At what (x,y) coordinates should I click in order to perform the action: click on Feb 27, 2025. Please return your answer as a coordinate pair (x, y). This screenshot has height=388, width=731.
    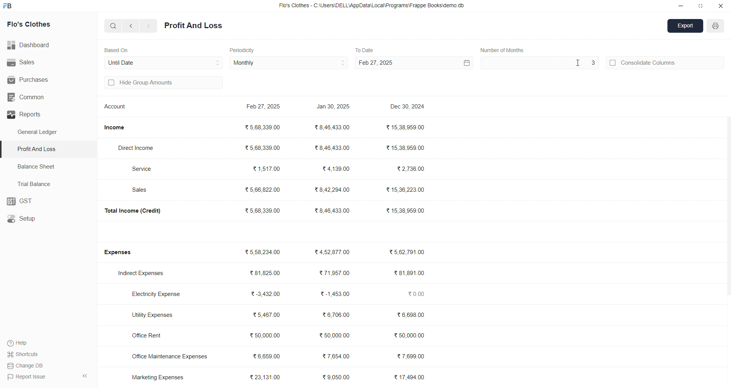
    Looking at the image, I should click on (413, 63).